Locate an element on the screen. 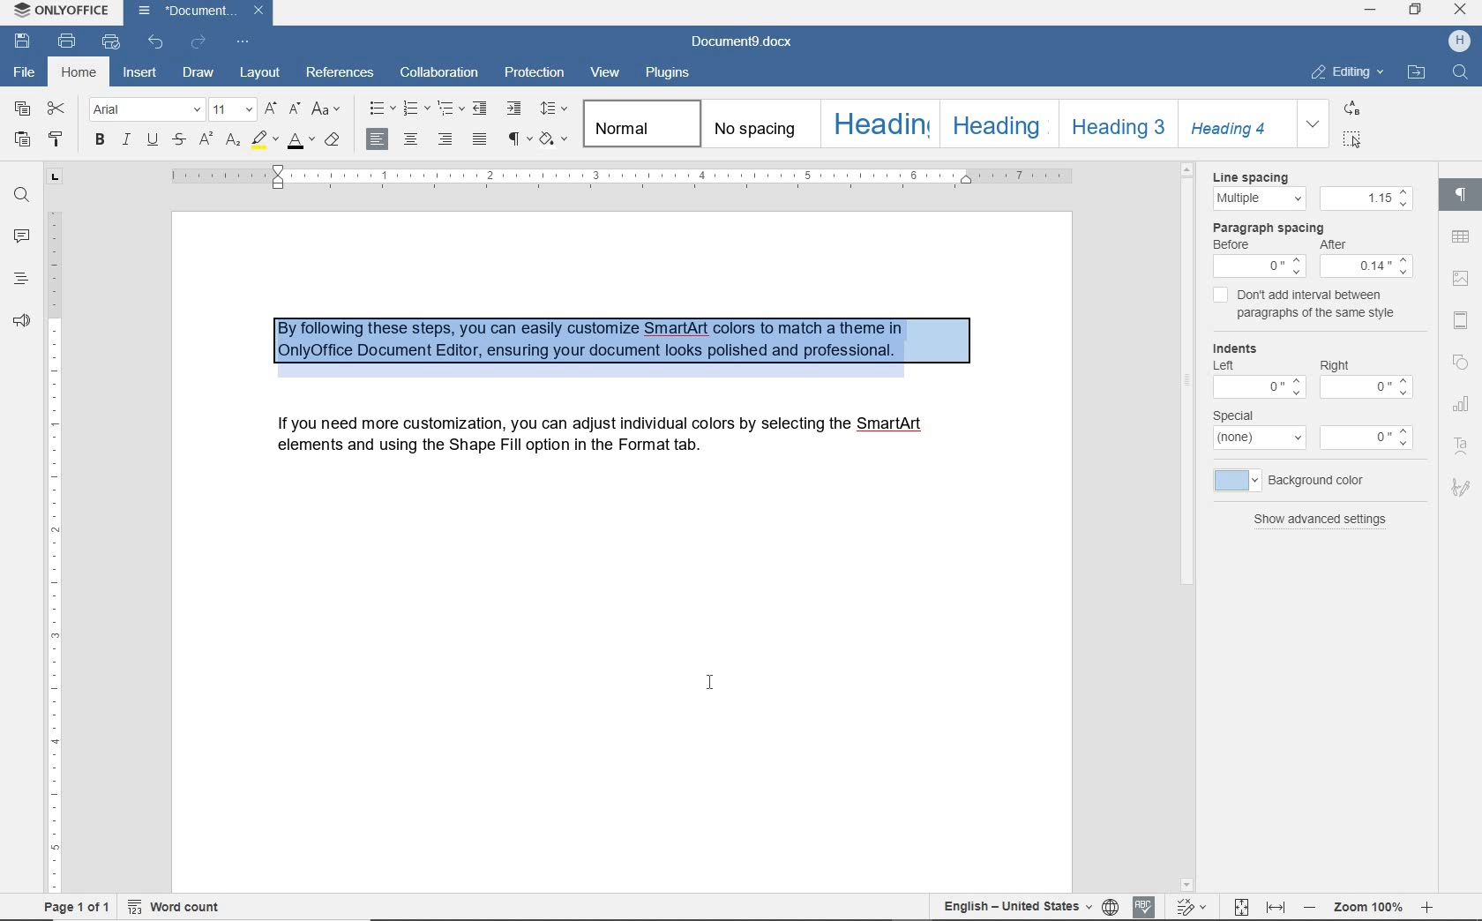  track chnges is located at coordinates (1195, 904).